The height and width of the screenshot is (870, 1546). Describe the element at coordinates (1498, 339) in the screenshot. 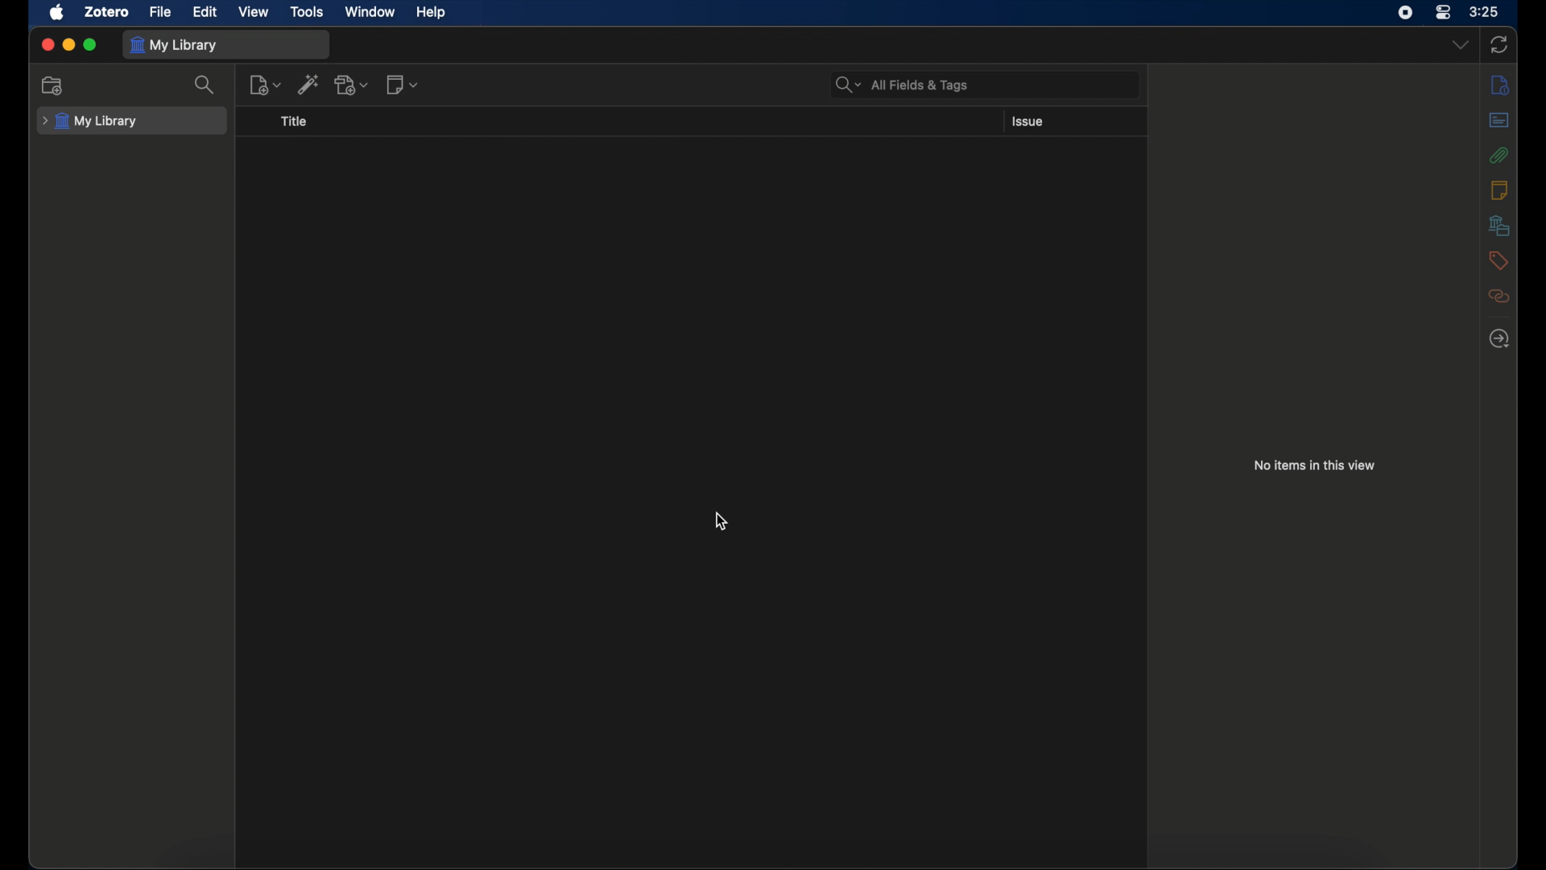

I see `locate` at that location.